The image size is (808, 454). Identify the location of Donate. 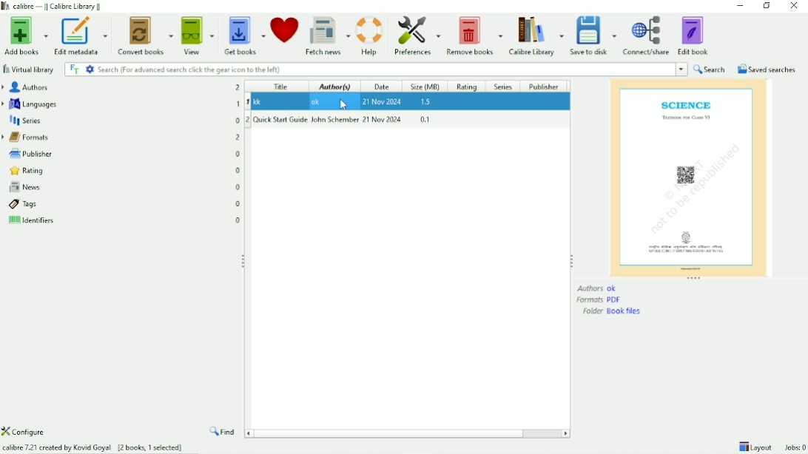
(284, 28).